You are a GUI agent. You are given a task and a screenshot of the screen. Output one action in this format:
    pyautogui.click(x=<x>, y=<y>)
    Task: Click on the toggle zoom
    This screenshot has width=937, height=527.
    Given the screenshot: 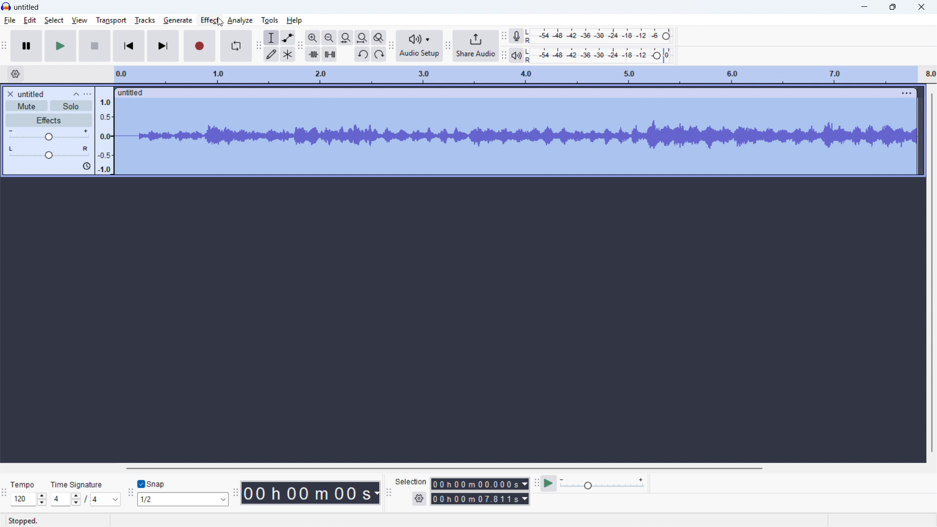 What is the action you would take?
    pyautogui.click(x=379, y=38)
    